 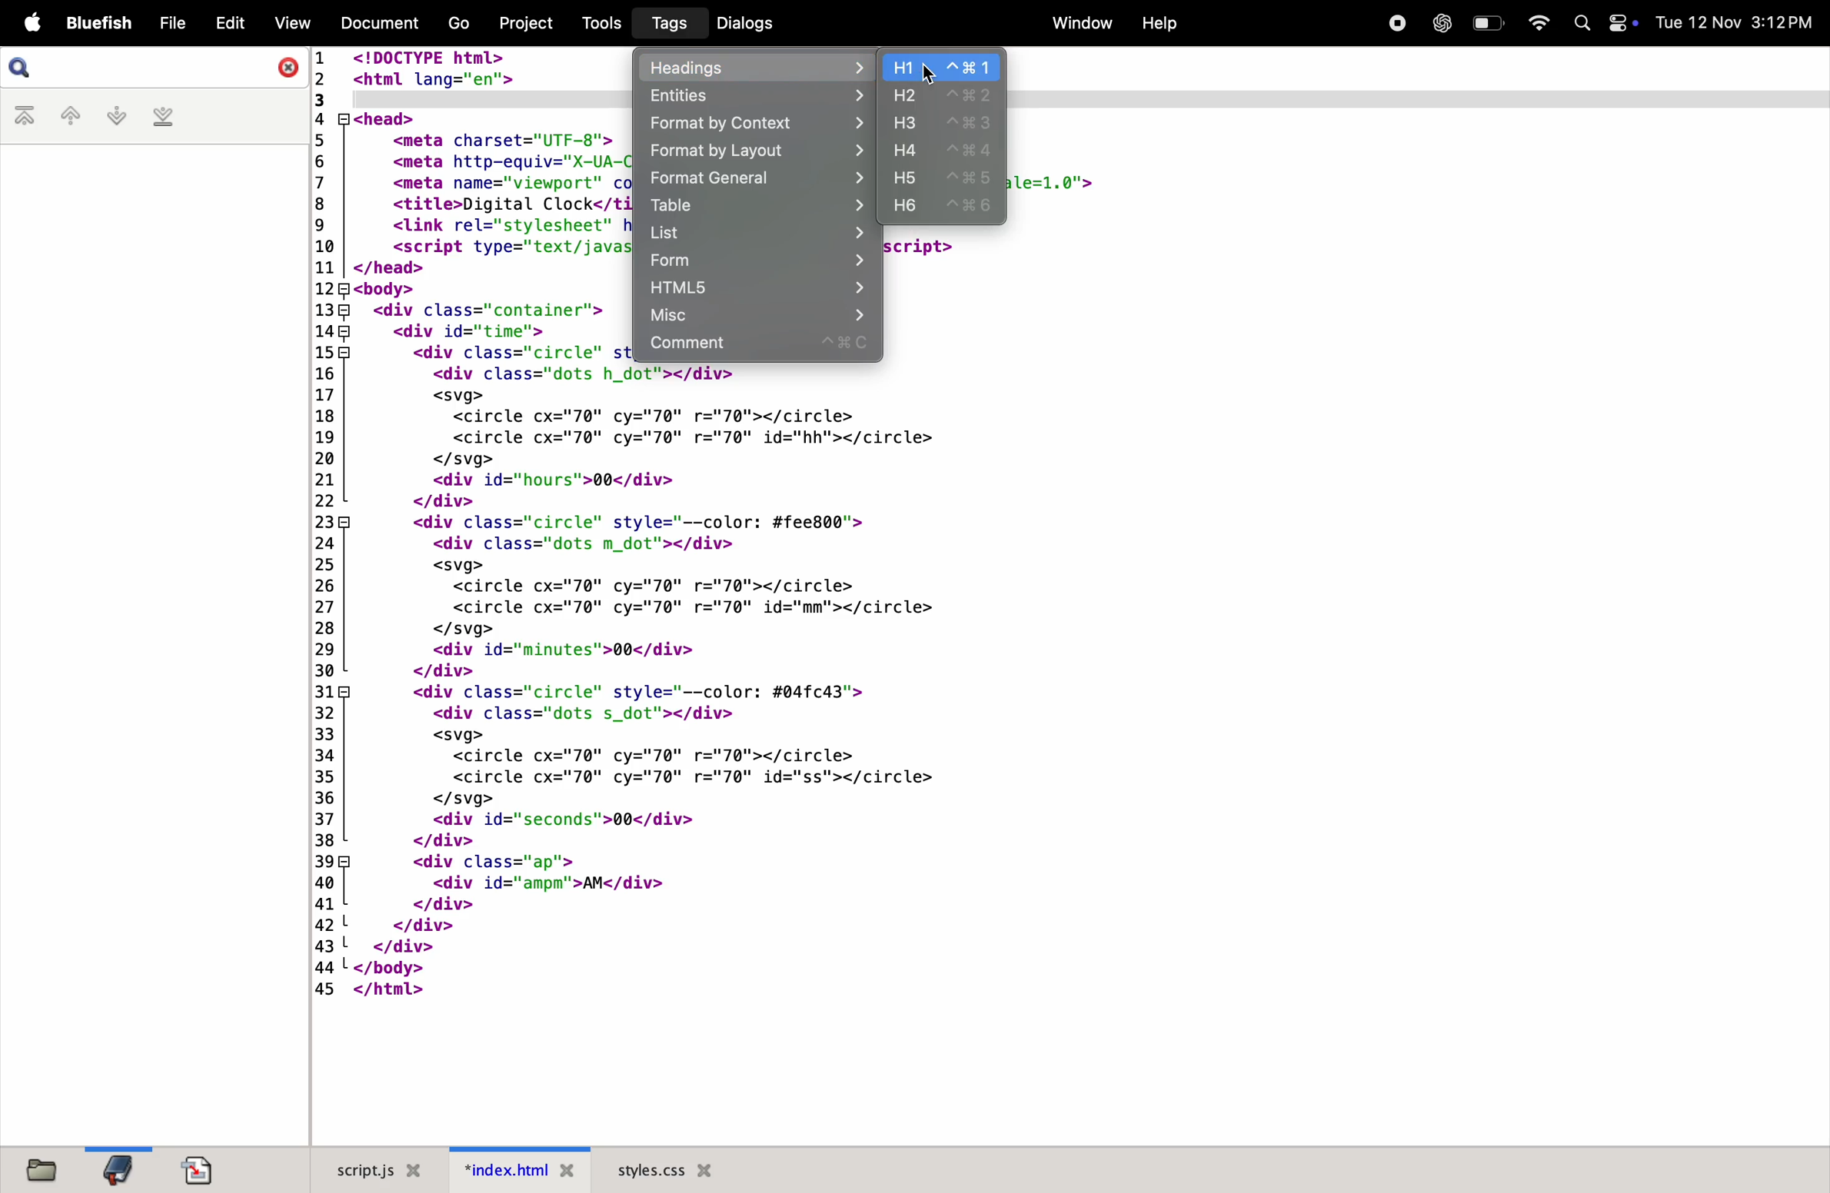 I want to click on list, so click(x=757, y=233).